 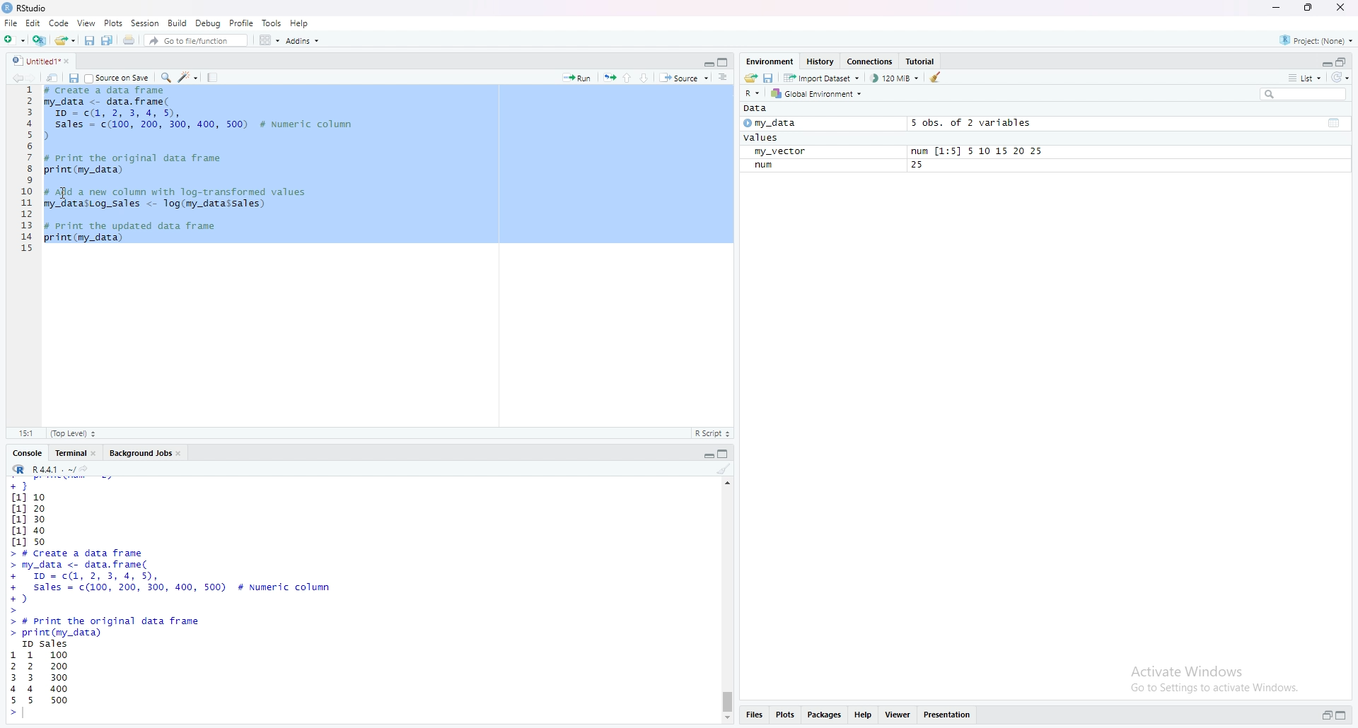 I want to click on move down, so click(x=729, y=719).